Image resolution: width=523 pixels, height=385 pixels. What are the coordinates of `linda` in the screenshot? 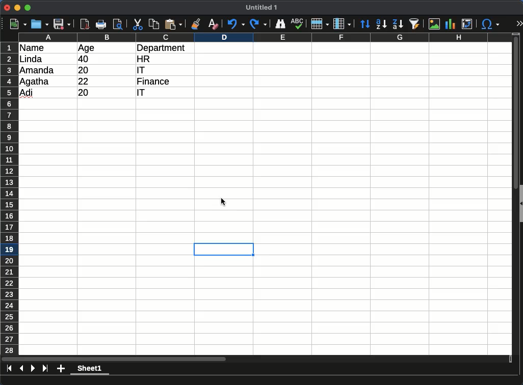 It's located at (30, 59).